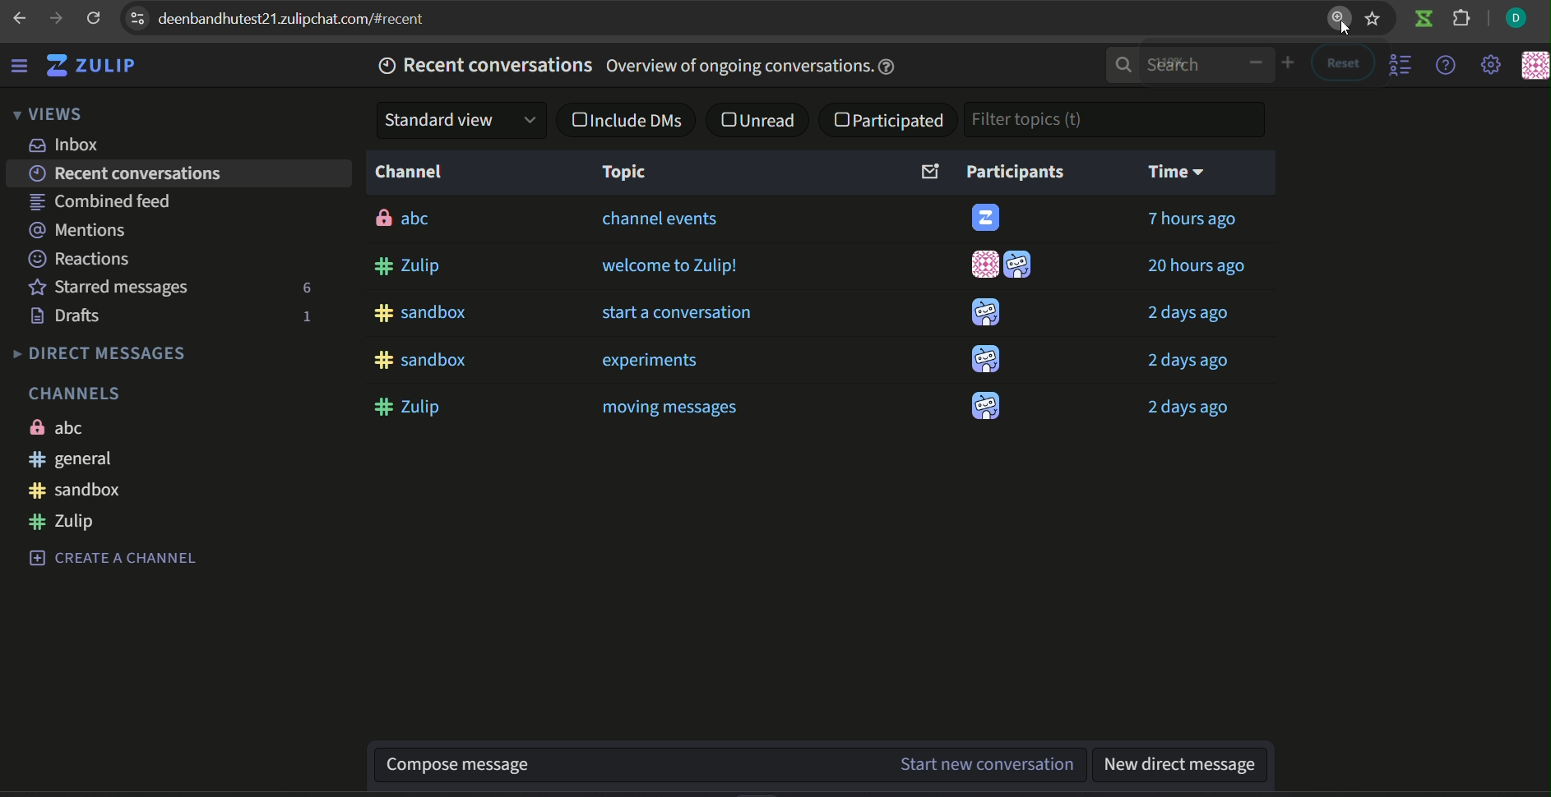  Describe the element at coordinates (306, 19) in the screenshot. I see `browser` at that location.